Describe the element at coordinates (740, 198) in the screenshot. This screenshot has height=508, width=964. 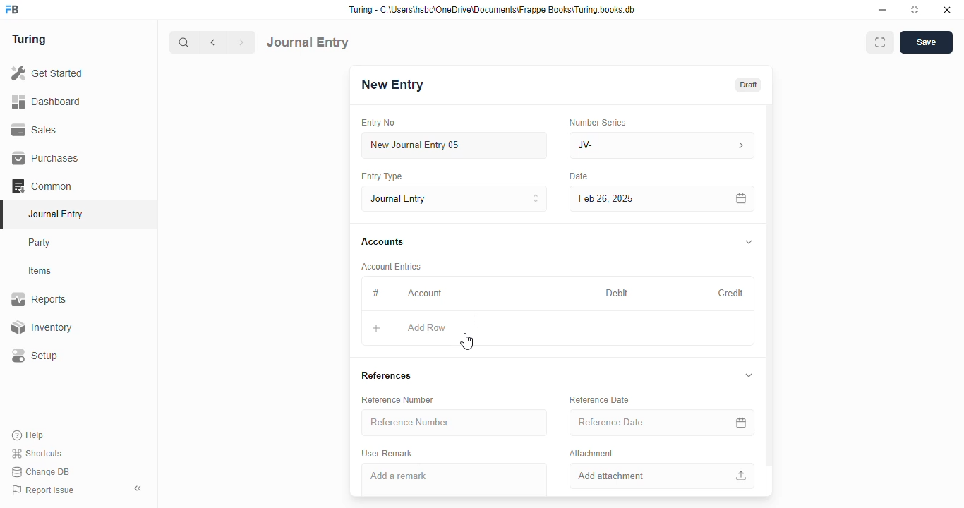
I see `calendar icon` at that location.